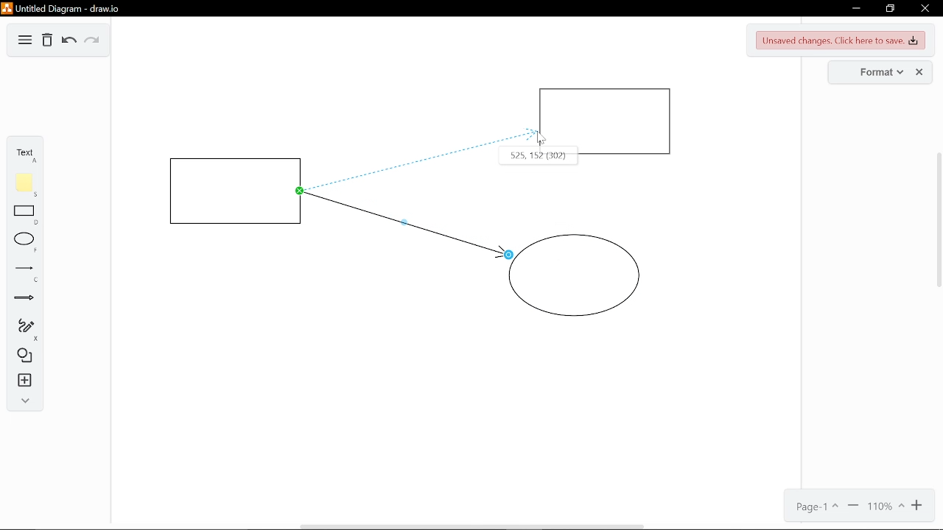 The height and width of the screenshot is (530, 943). I want to click on Co-ordinates , so click(515, 158).